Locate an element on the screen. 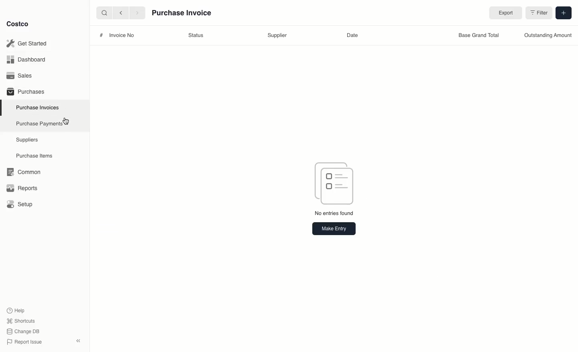  Add is located at coordinates (563, 12).